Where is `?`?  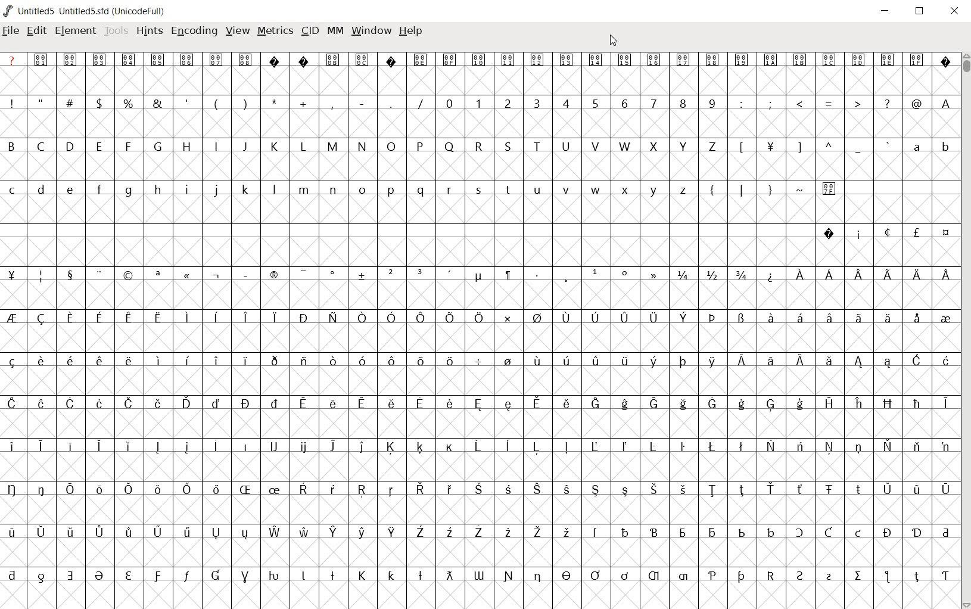
? is located at coordinates (13, 60).